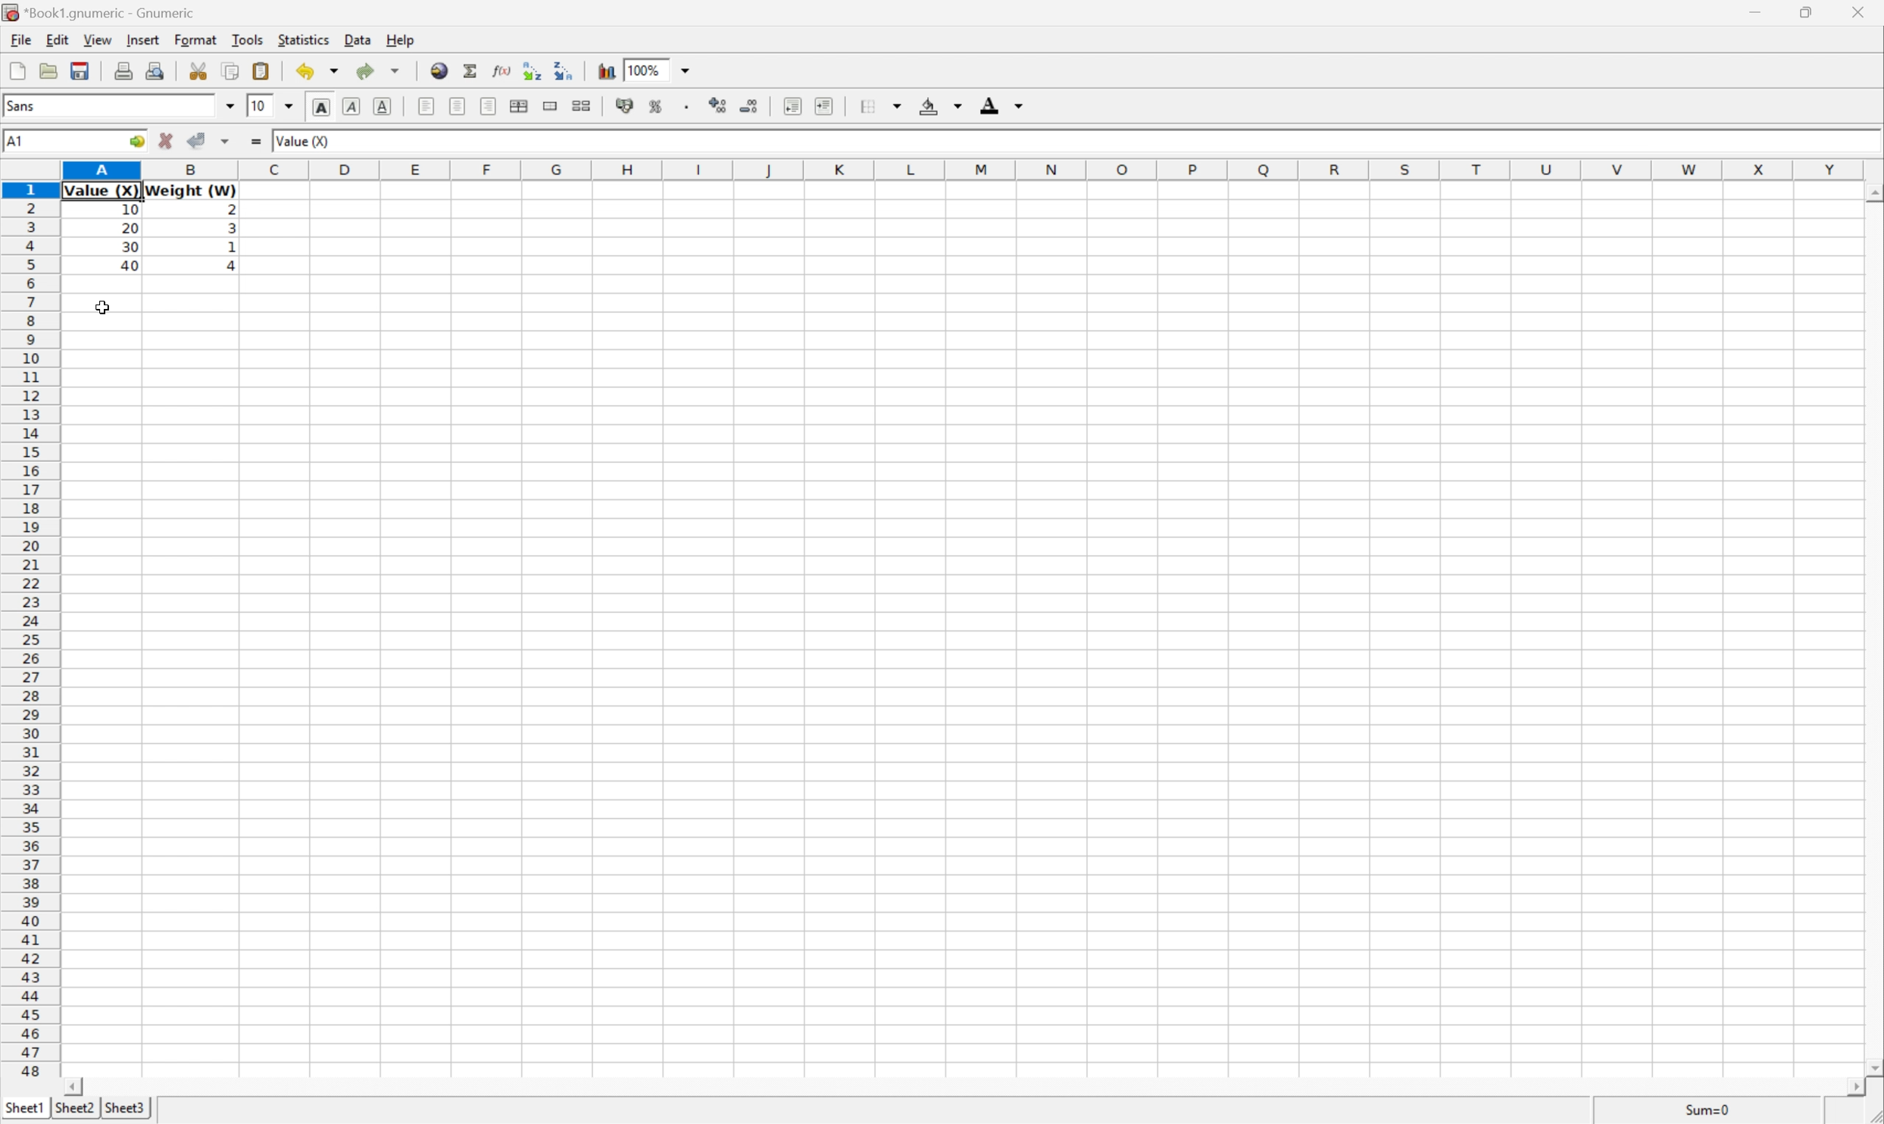 The width and height of the screenshot is (1884, 1124). Describe the element at coordinates (23, 103) in the screenshot. I see `Sans` at that location.